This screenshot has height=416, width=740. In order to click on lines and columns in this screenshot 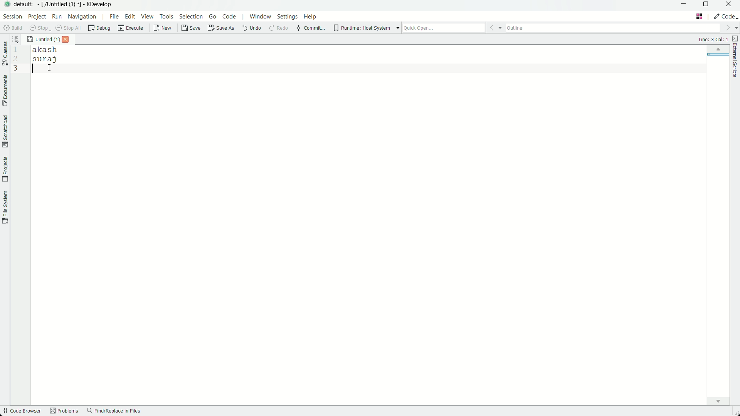, I will do `click(713, 39)`.